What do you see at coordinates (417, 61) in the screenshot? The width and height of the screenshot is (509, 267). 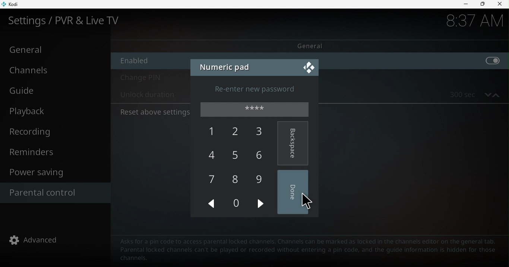 I see `enable` at bounding box center [417, 61].